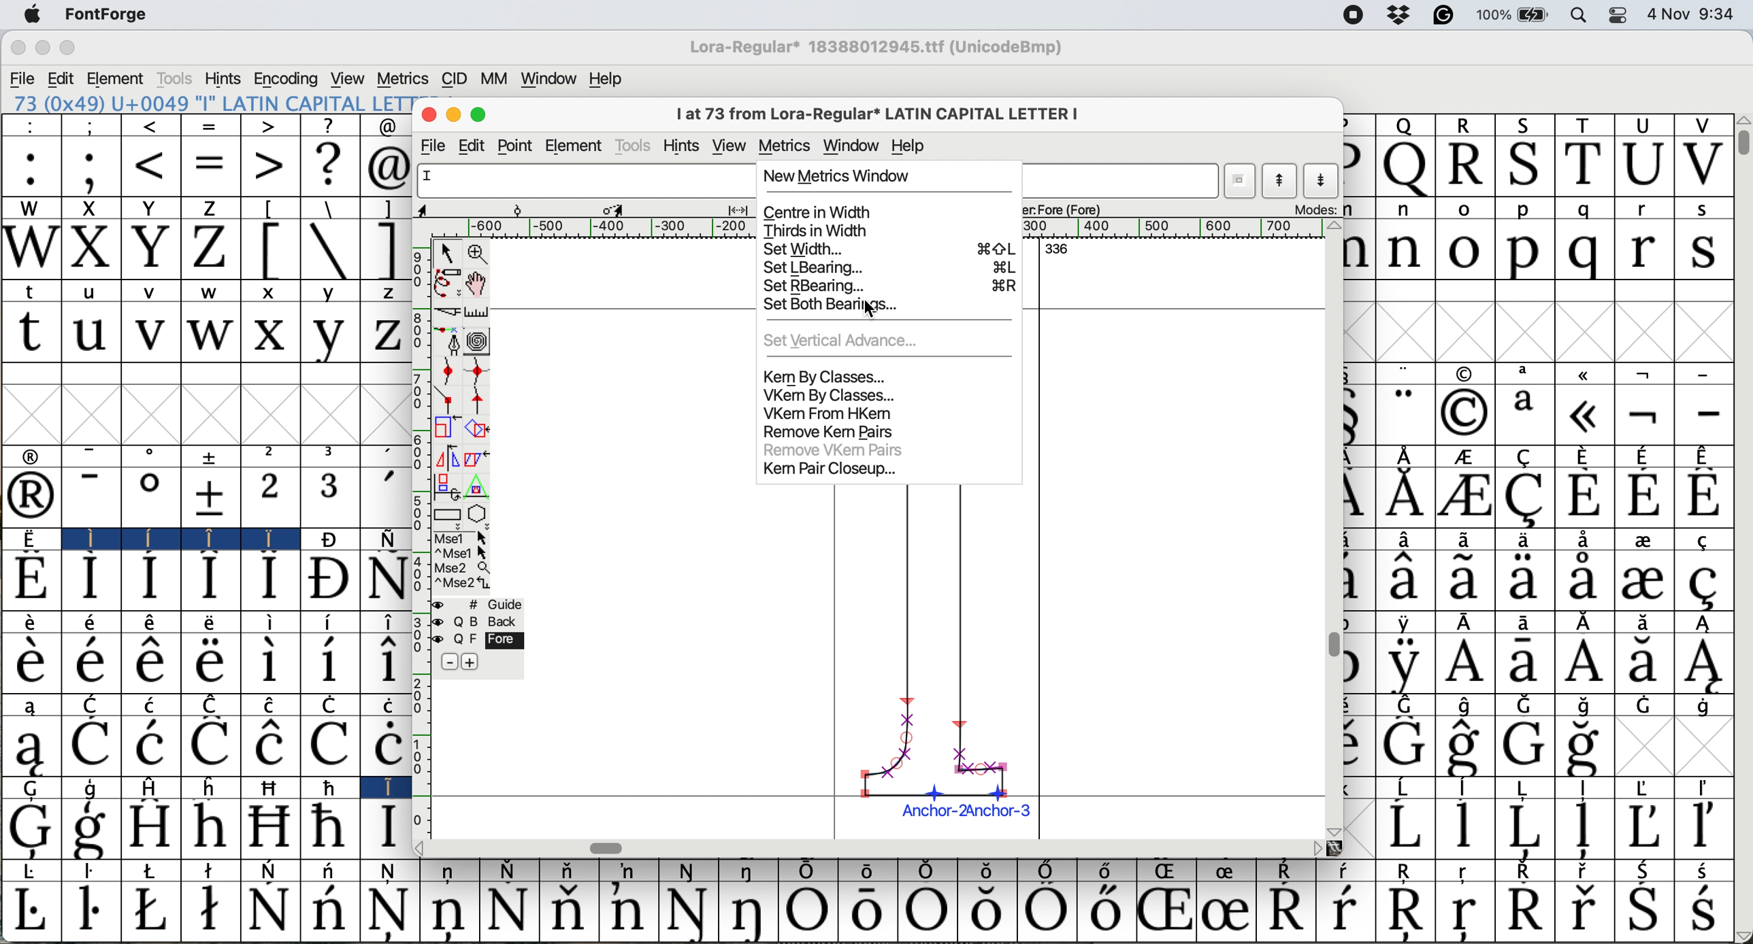 This screenshot has width=1753, height=944. Describe the element at coordinates (215, 294) in the screenshot. I see `w` at that location.